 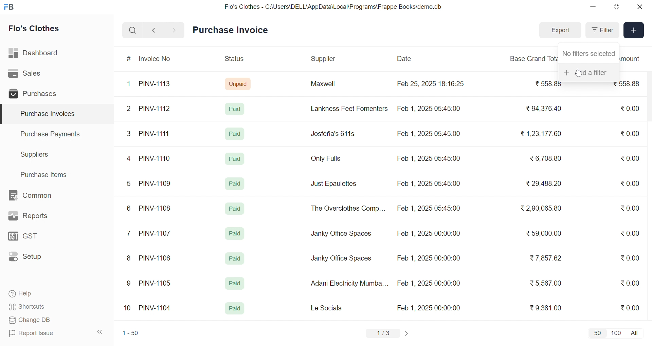 I want to click on 7, so click(x=130, y=233).